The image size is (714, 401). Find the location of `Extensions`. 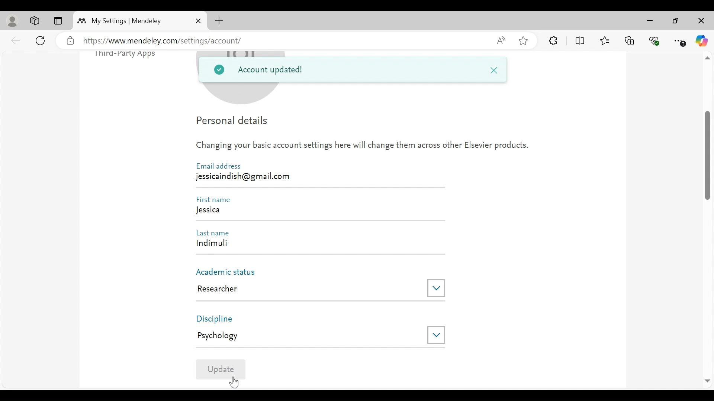

Extensions is located at coordinates (554, 40).